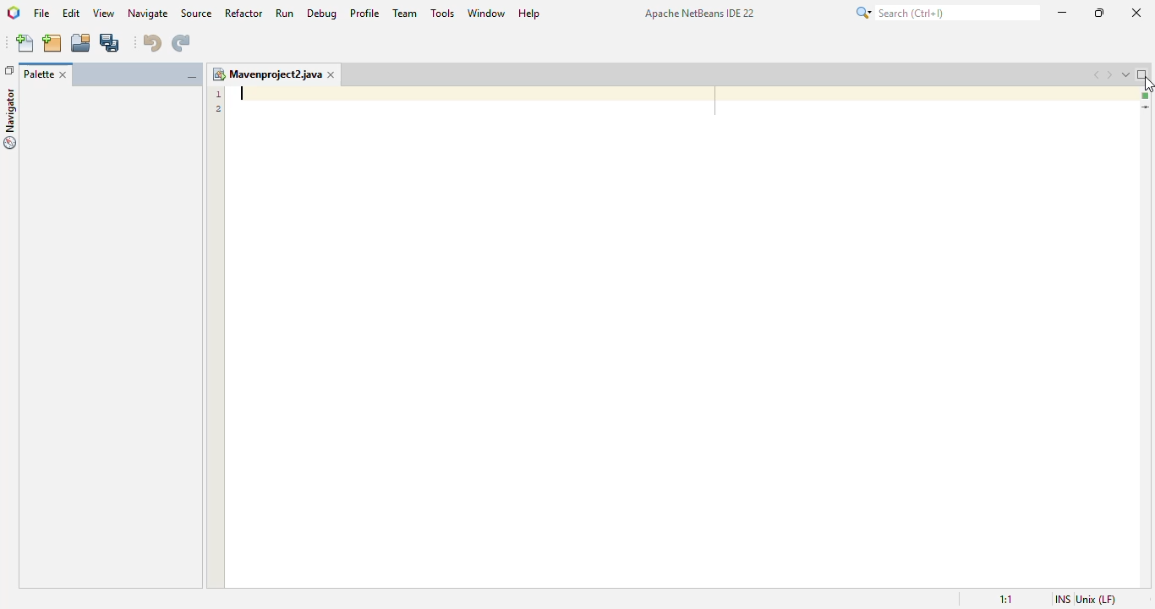  I want to click on run, so click(285, 13).